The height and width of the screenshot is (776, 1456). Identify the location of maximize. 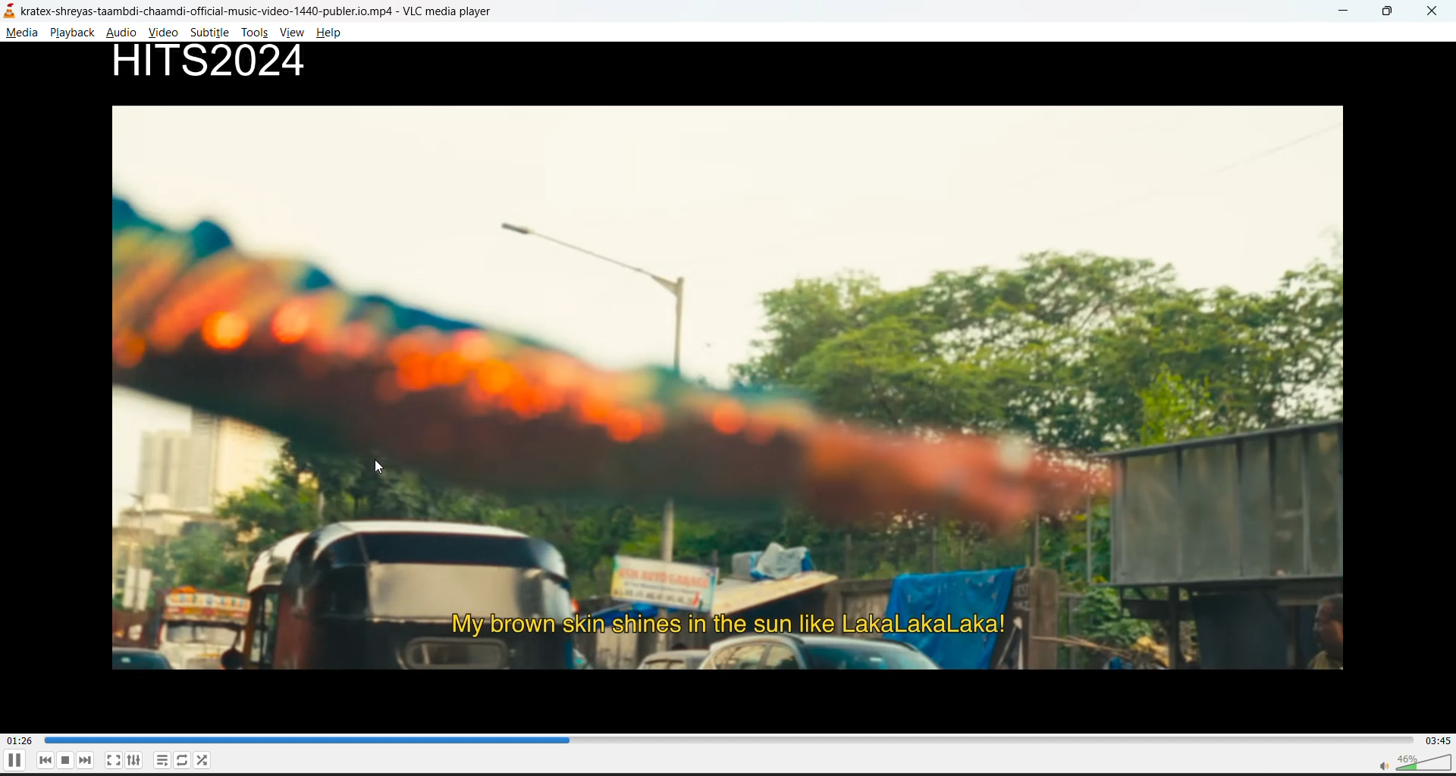
(1392, 13).